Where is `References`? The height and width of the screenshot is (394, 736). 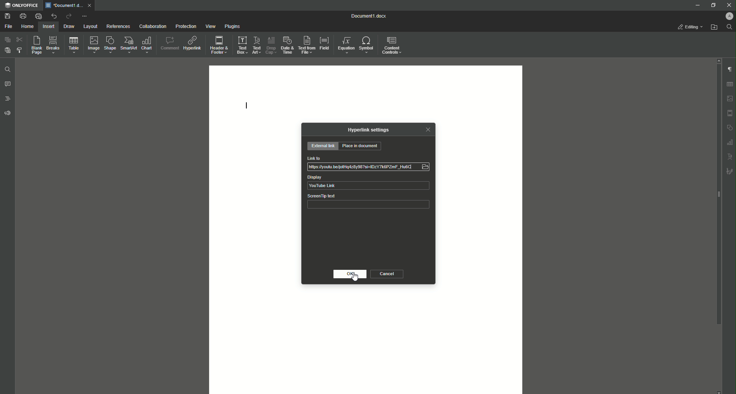 References is located at coordinates (118, 26).